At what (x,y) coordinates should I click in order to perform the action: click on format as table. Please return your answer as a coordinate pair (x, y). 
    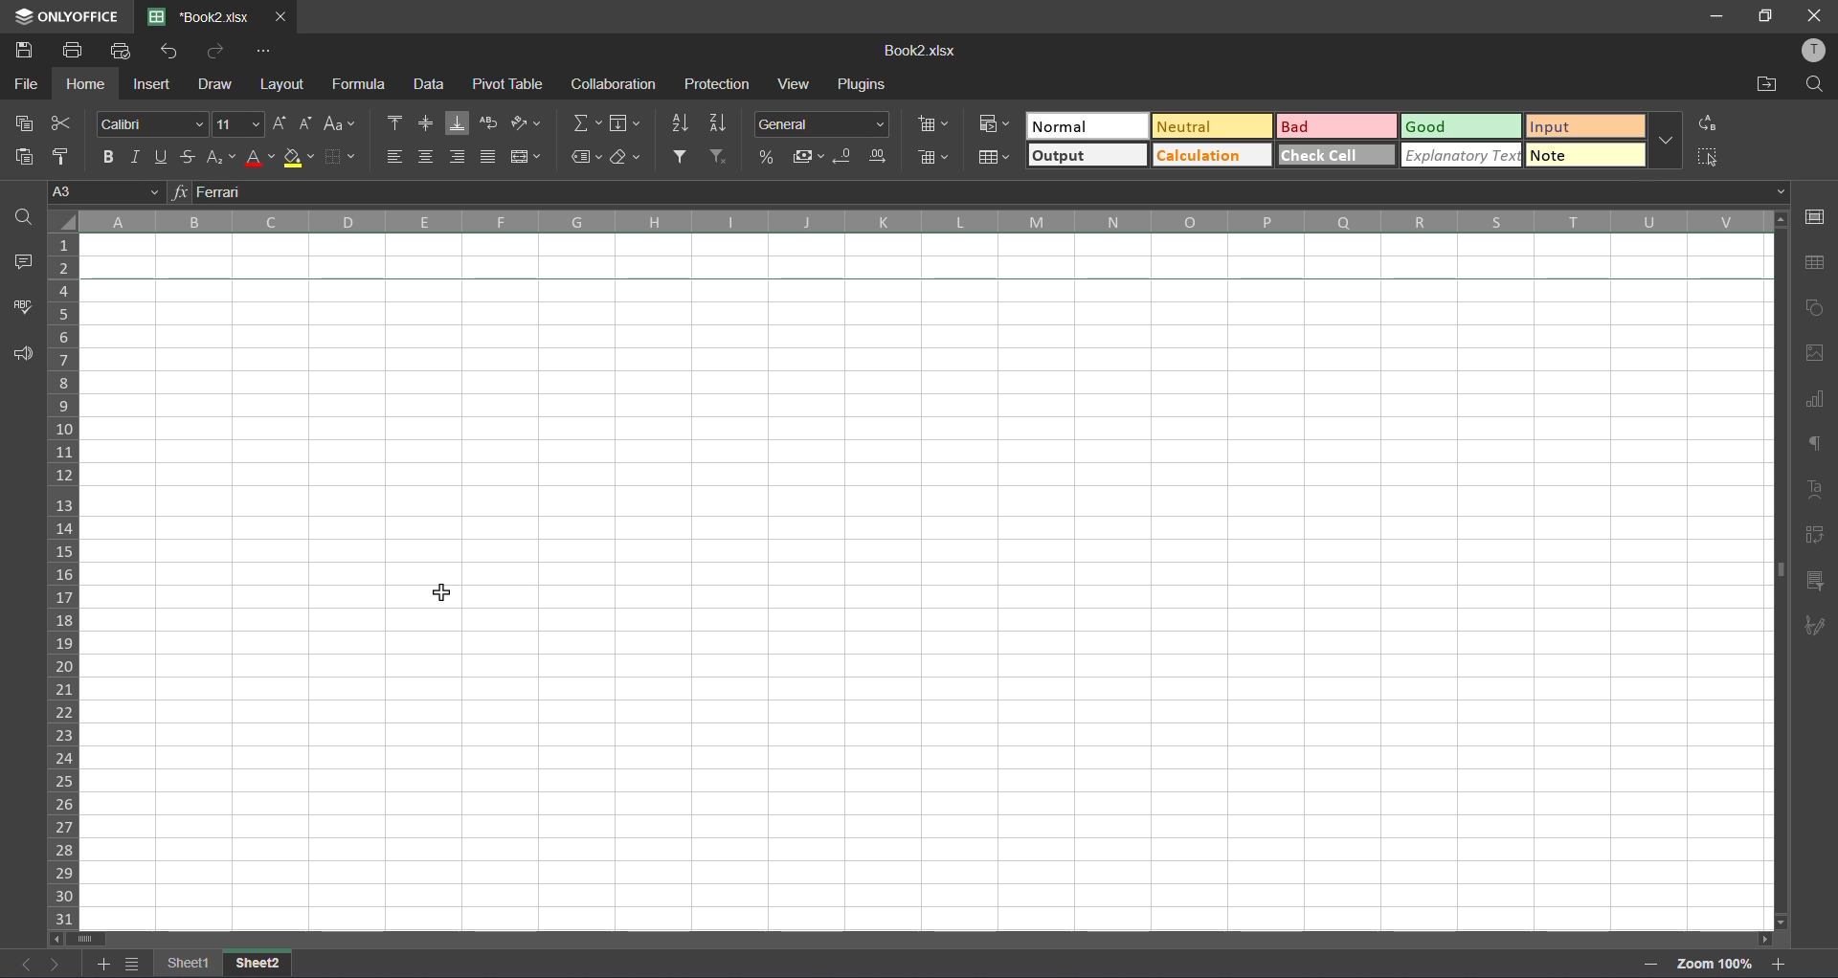
    Looking at the image, I should click on (995, 158).